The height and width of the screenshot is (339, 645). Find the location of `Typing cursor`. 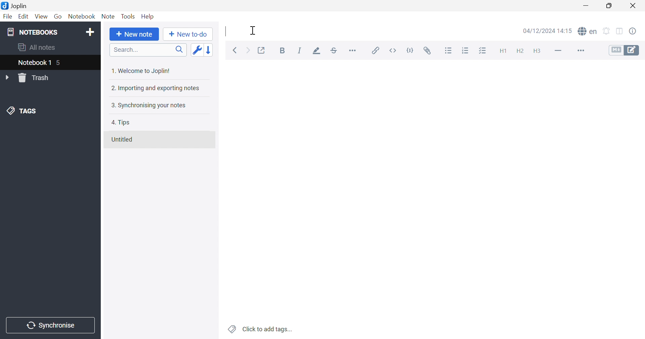

Typing cursor is located at coordinates (226, 32).